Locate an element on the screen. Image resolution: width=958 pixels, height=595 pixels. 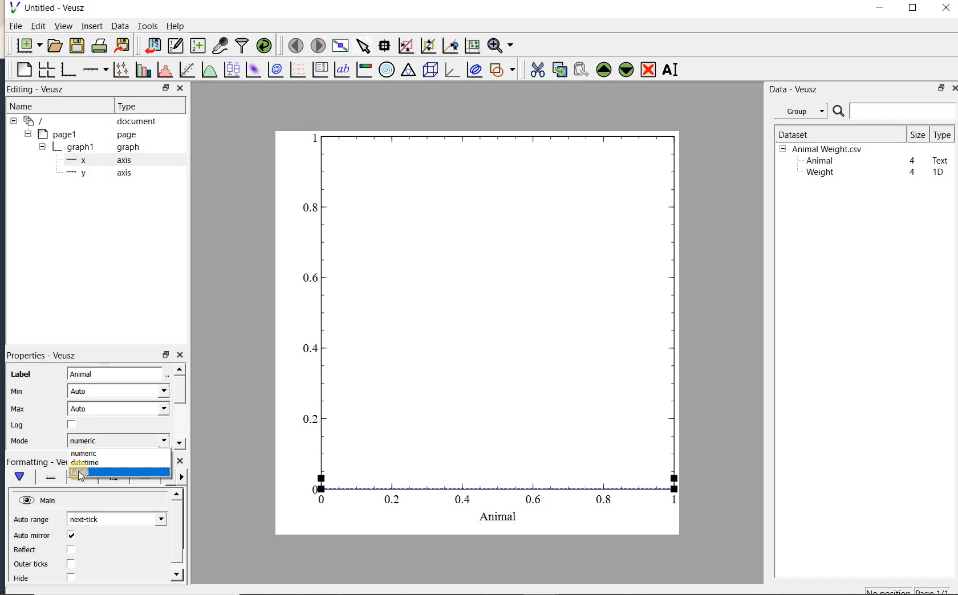
4 is located at coordinates (913, 173).